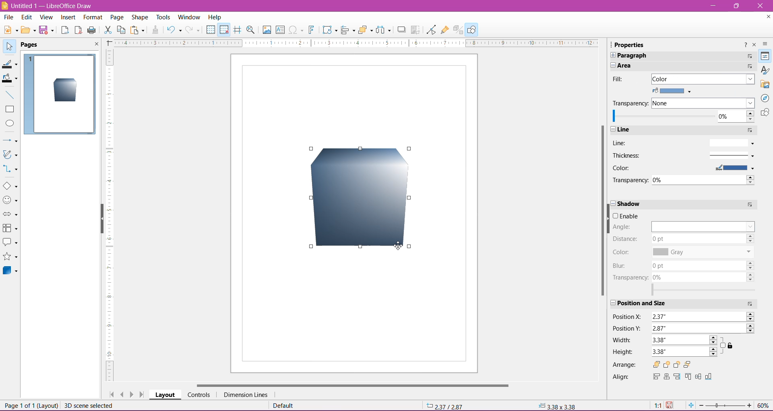  I want to click on Line, so click(675, 130).